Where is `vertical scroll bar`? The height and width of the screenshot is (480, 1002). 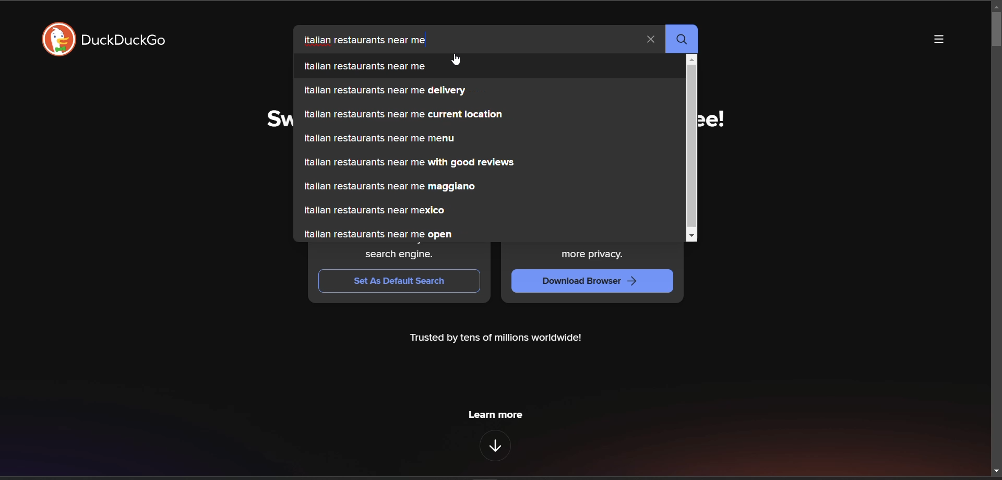 vertical scroll bar is located at coordinates (996, 30).